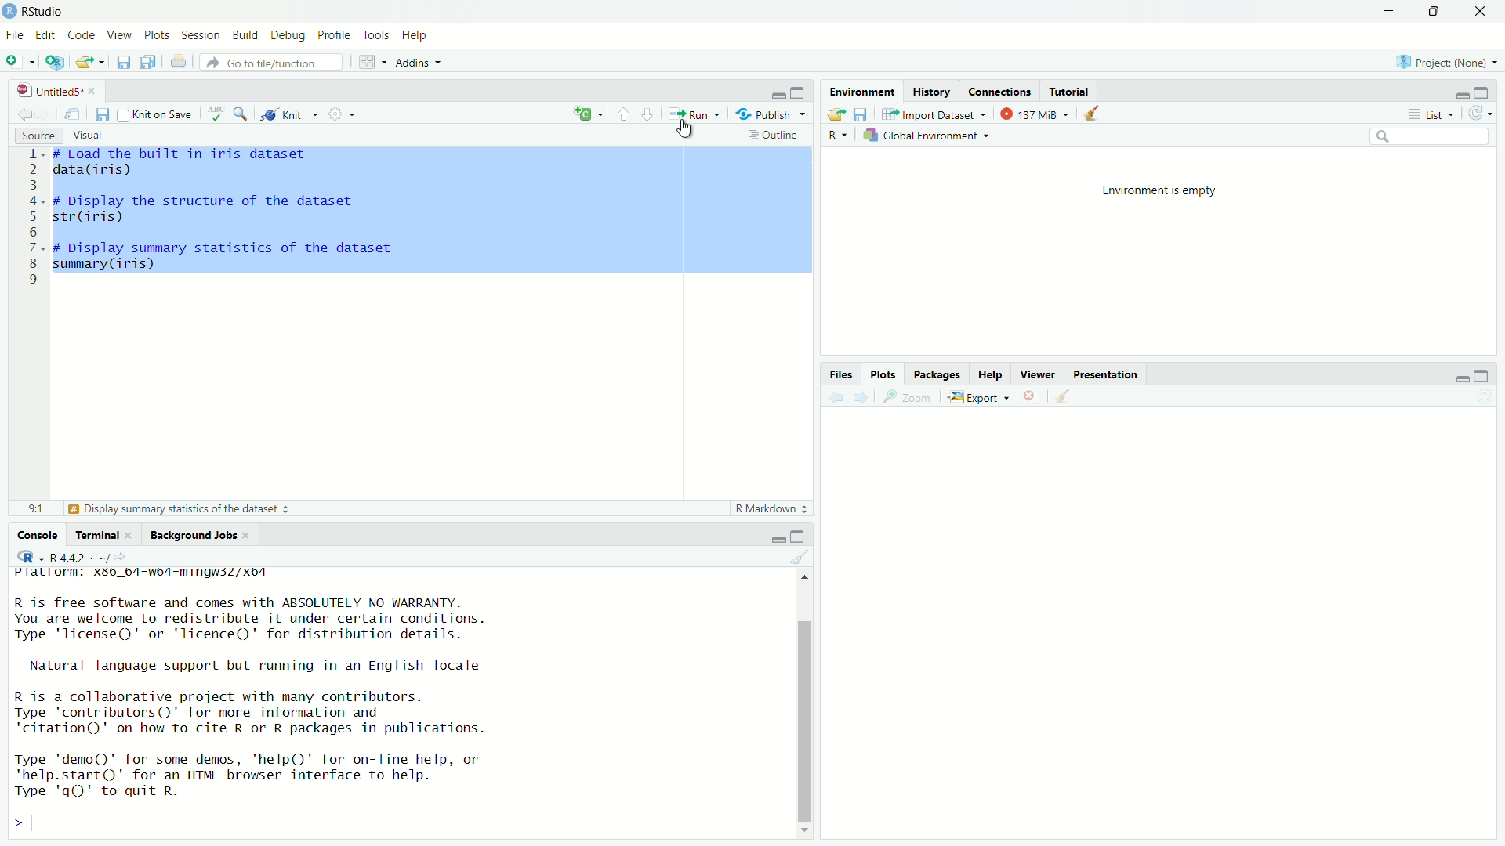 This screenshot has height=846, width=1505. I want to click on 137MiB, so click(1034, 113).